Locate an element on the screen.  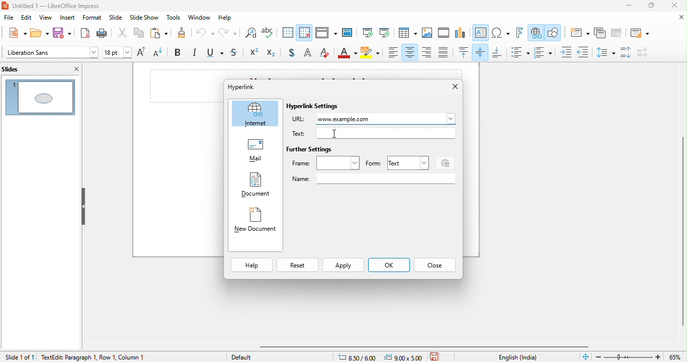
fontwork text is located at coordinates (521, 33).